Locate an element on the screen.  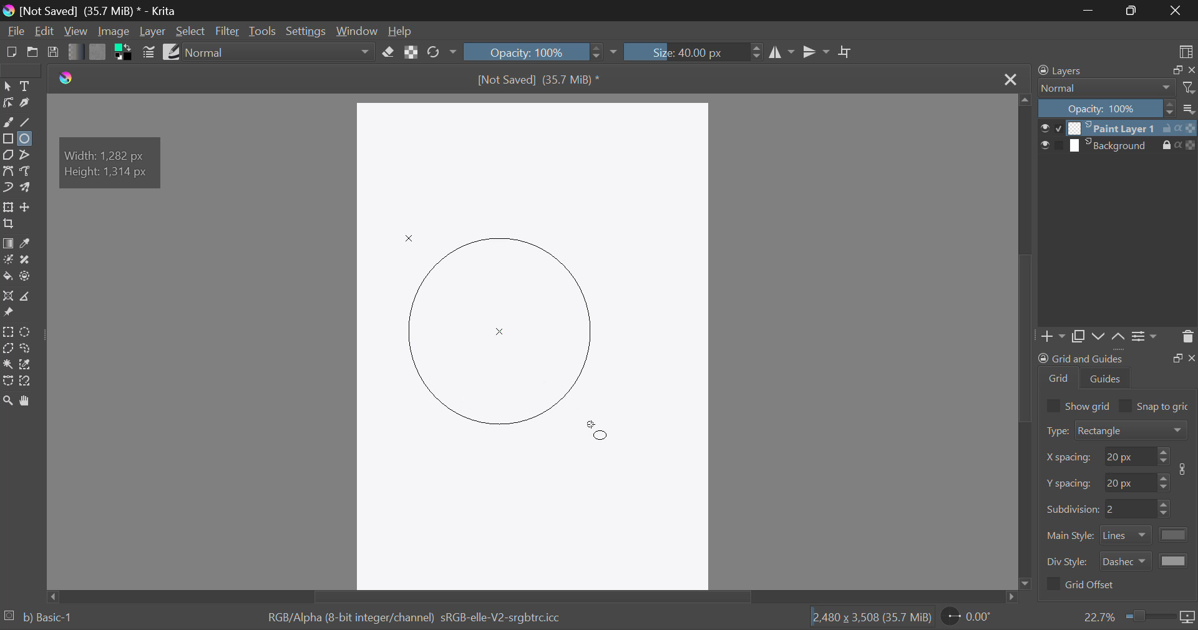
Enclose and Fill is located at coordinates (27, 277).